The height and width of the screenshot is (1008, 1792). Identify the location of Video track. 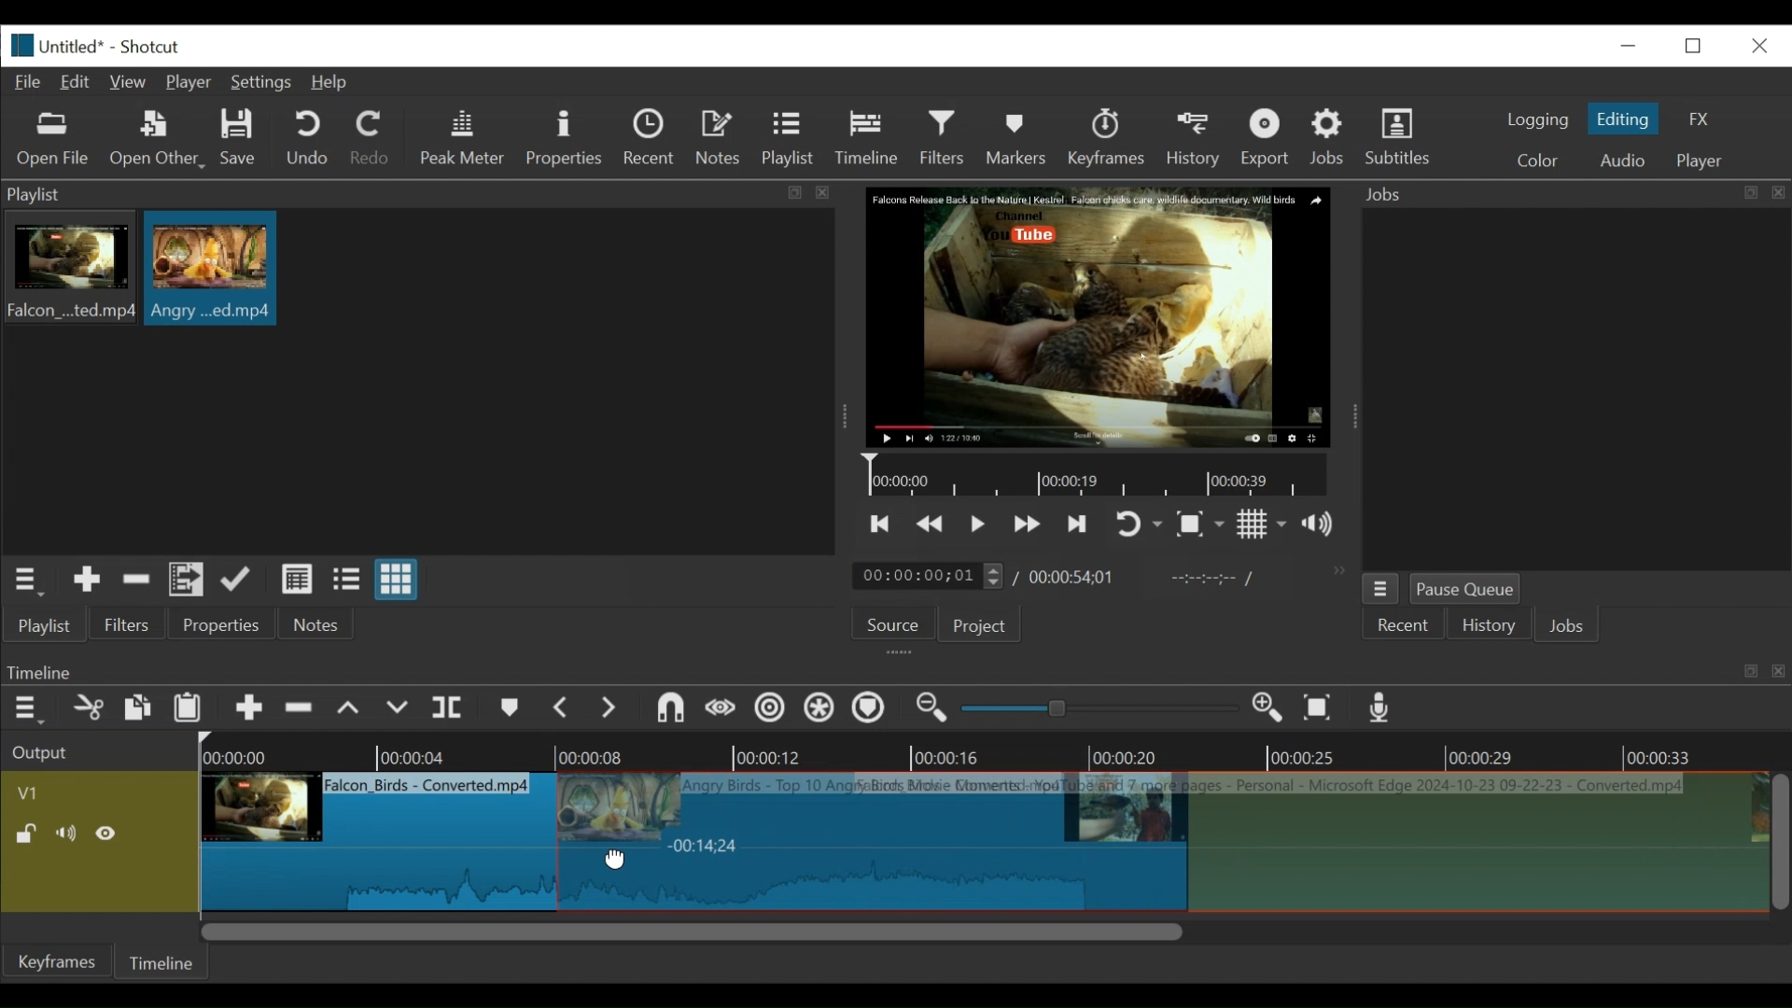
(100, 792).